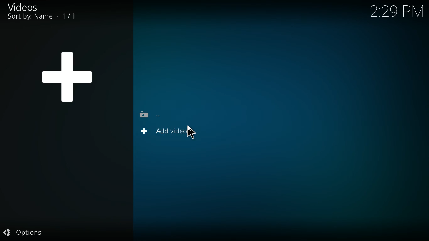  Describe the element at coordinates (189, 132) in the screenshot. I see `Cursor` at that location.